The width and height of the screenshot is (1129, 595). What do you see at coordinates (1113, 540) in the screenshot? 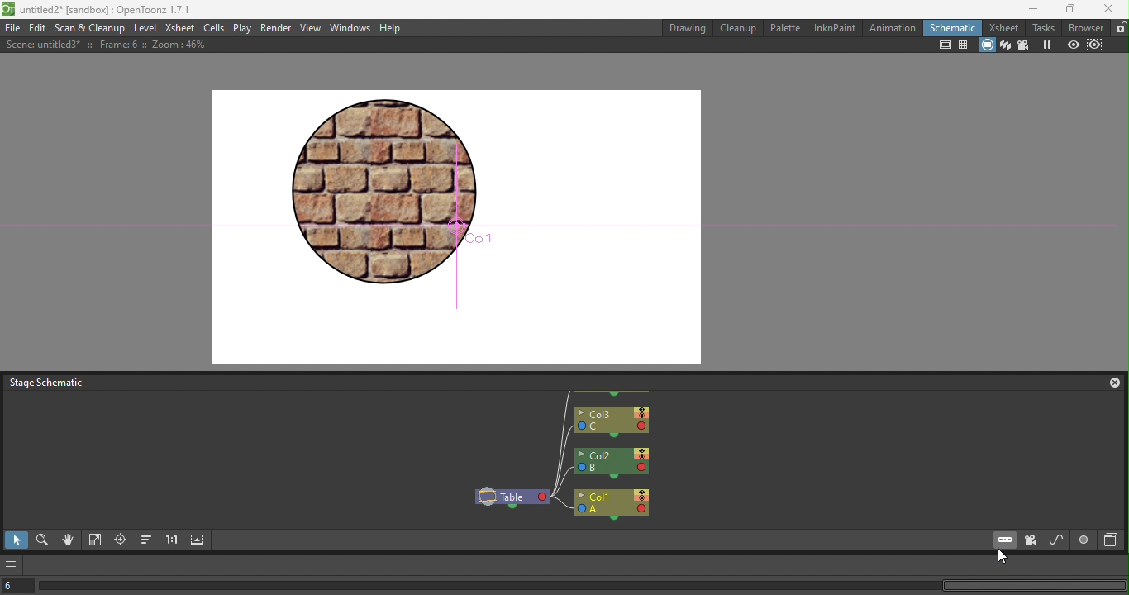
I see `Toggle Fx/Stage Schematic` at bounding box center [1113, 540].